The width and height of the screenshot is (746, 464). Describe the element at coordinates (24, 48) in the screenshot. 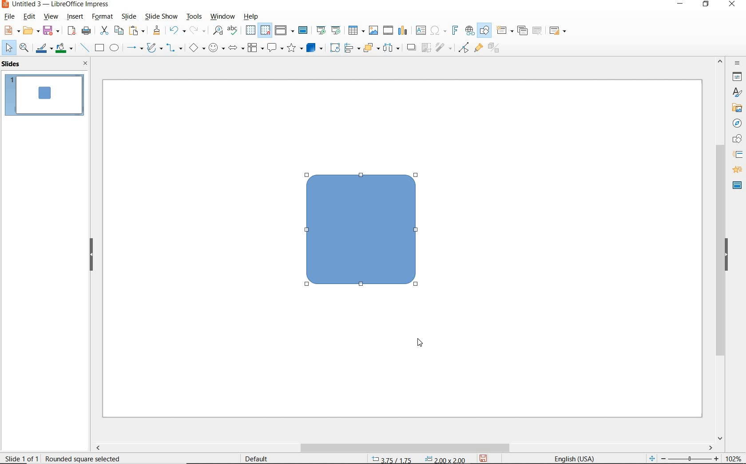

I see `zoom & pan` at that location.